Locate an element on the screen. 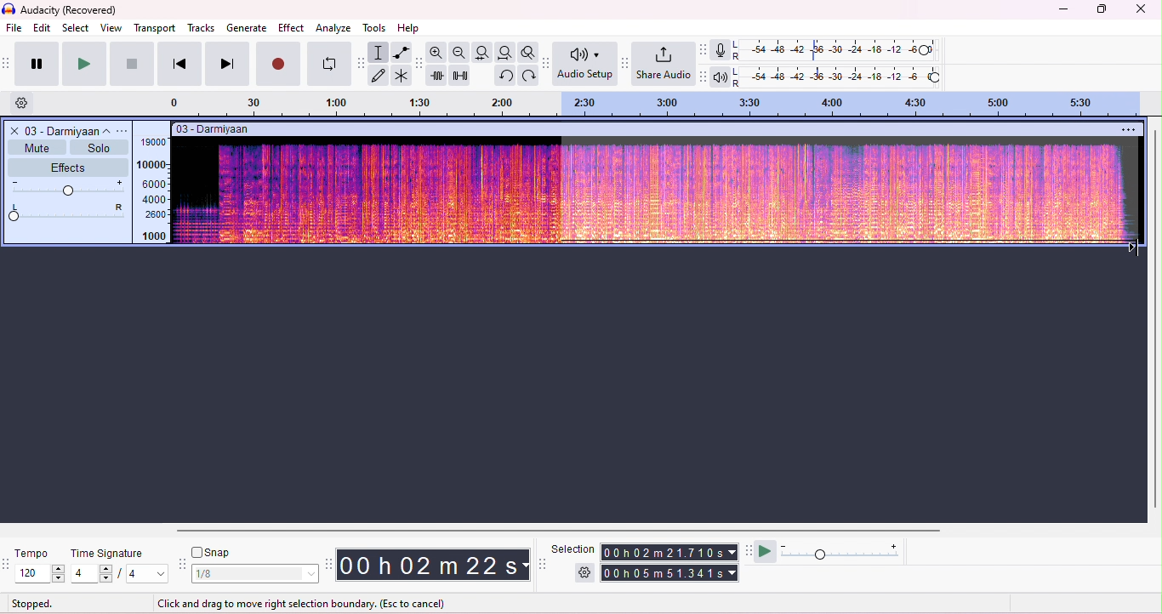 This screenshot has height=614, width=1162. next is located at coordinates (226, 64).